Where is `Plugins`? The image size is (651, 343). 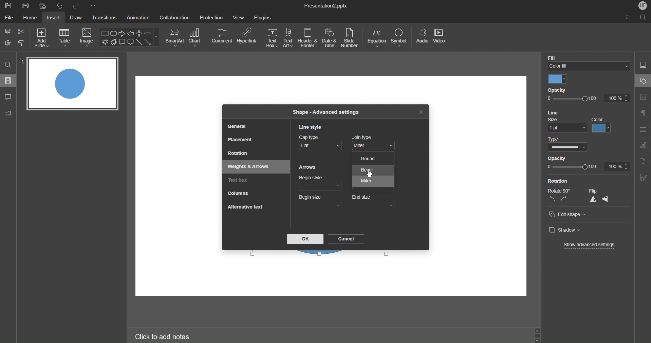
Plugins is located at coordinates (263, 16).